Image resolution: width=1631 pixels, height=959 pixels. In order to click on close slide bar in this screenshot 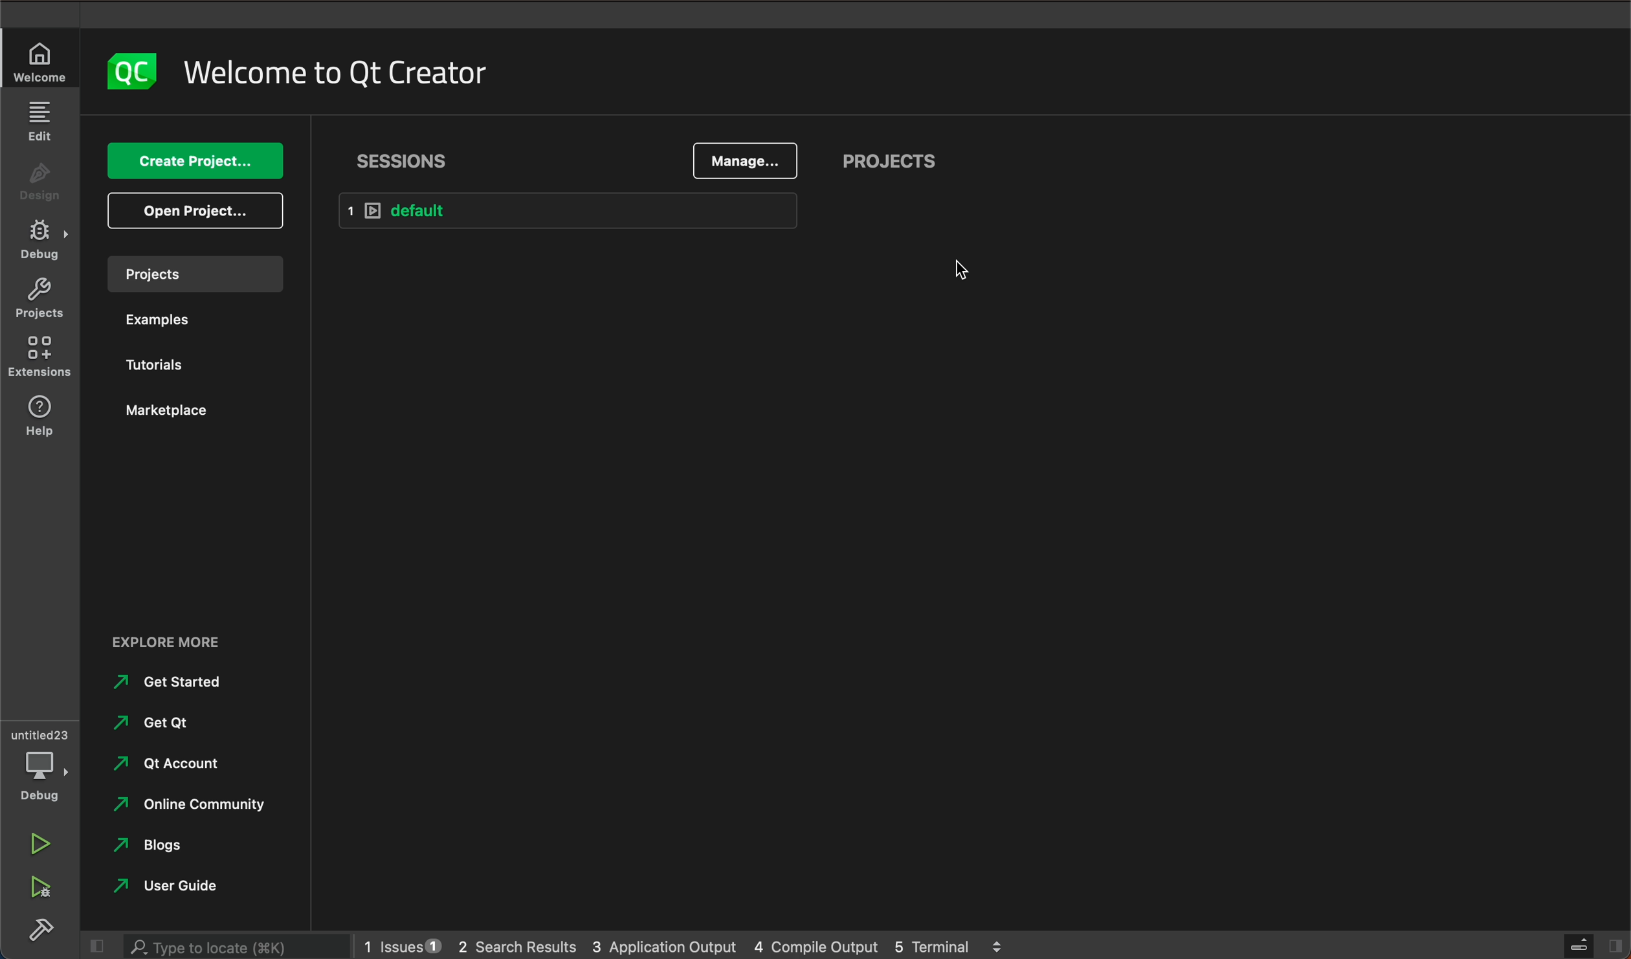, I will do `click(93, 946)`.